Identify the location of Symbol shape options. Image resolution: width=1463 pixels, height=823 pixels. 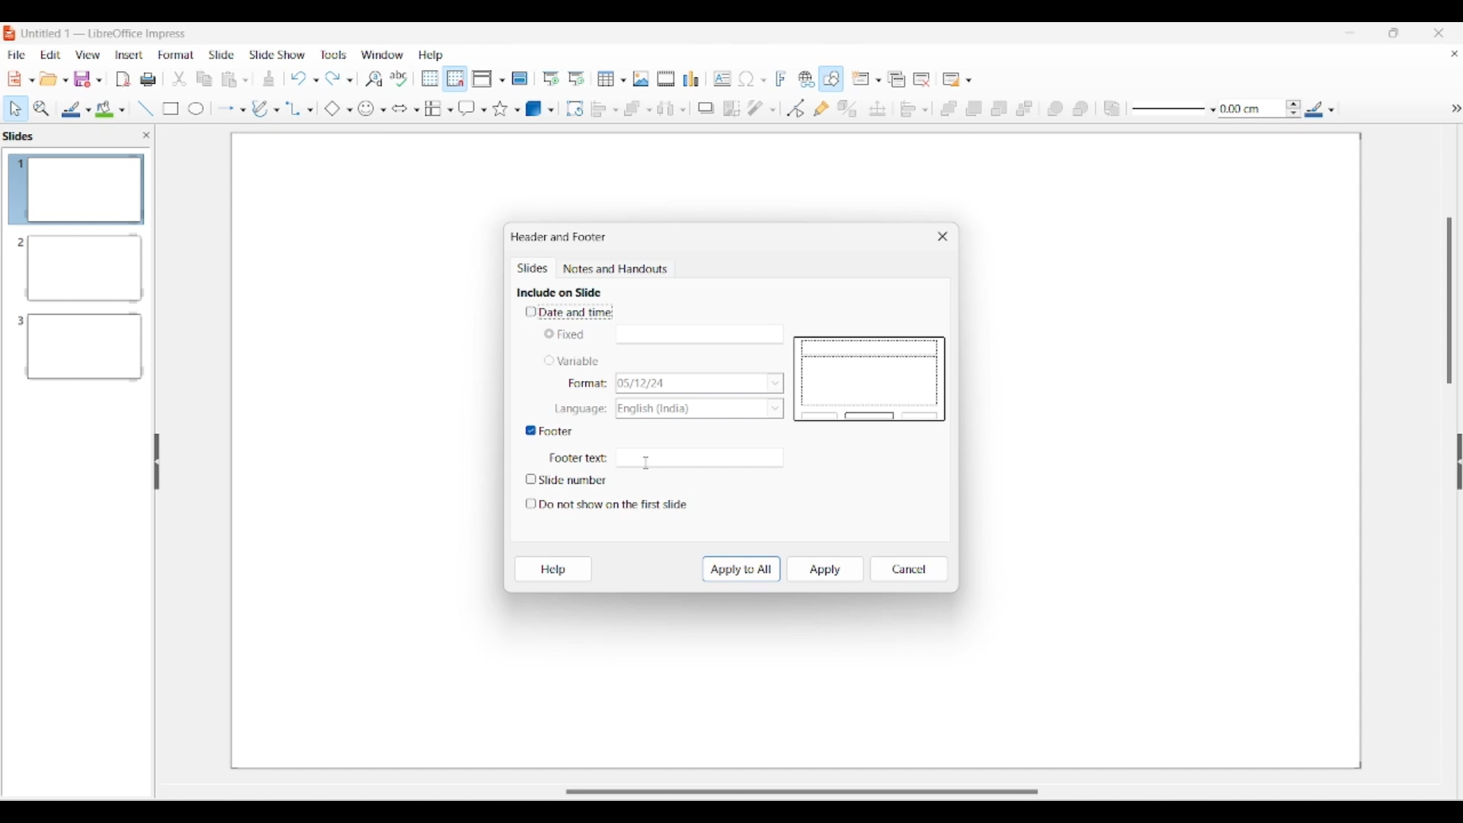
(373, 109).